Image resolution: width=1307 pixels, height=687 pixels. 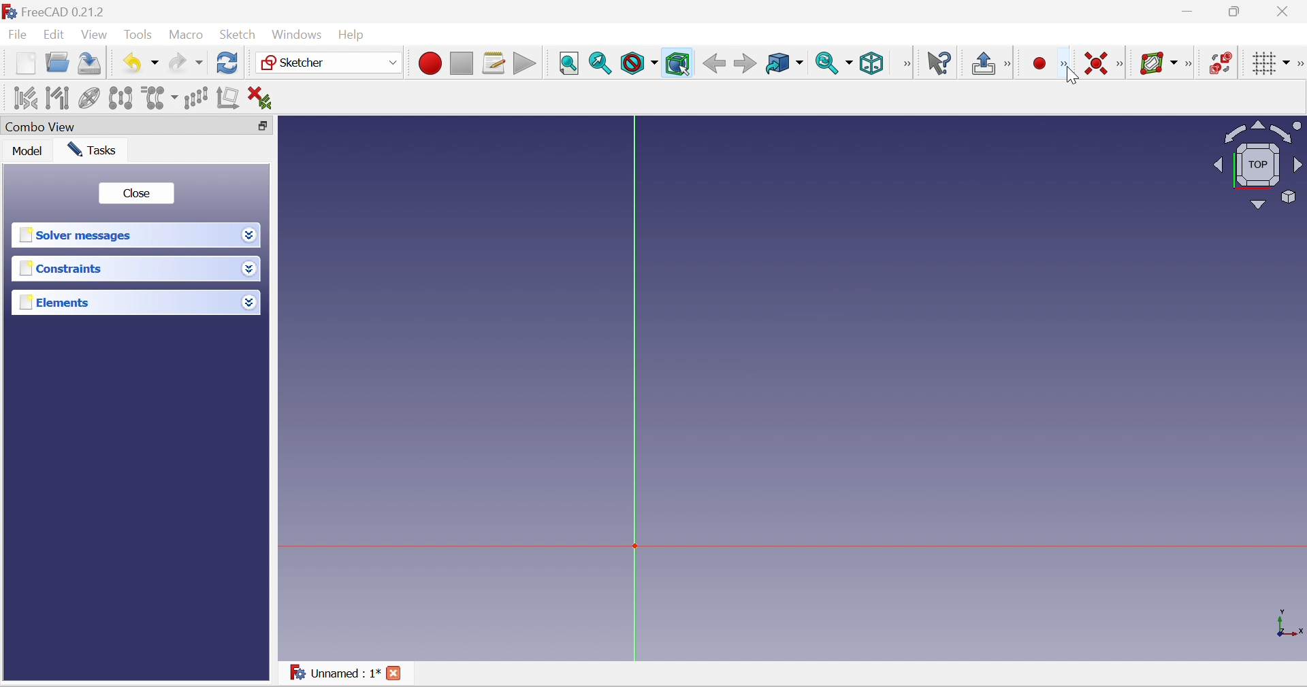 I want to click on Close, so click(x=393, y=673).